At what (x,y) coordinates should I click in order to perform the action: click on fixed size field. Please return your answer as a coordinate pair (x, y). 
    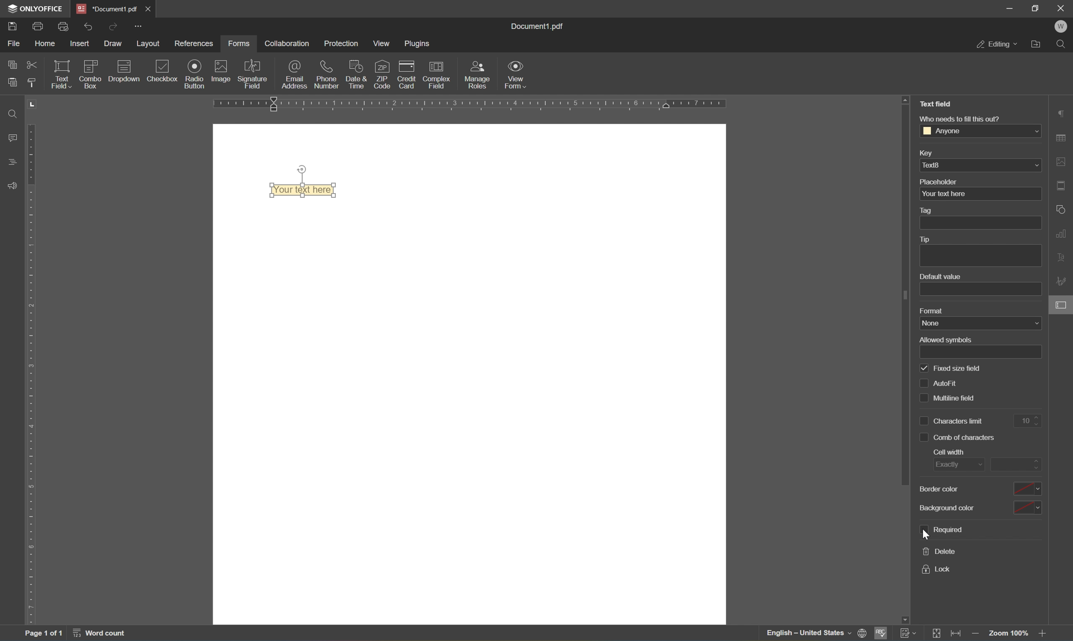
    Looking at the image, I should click on (951, 368).